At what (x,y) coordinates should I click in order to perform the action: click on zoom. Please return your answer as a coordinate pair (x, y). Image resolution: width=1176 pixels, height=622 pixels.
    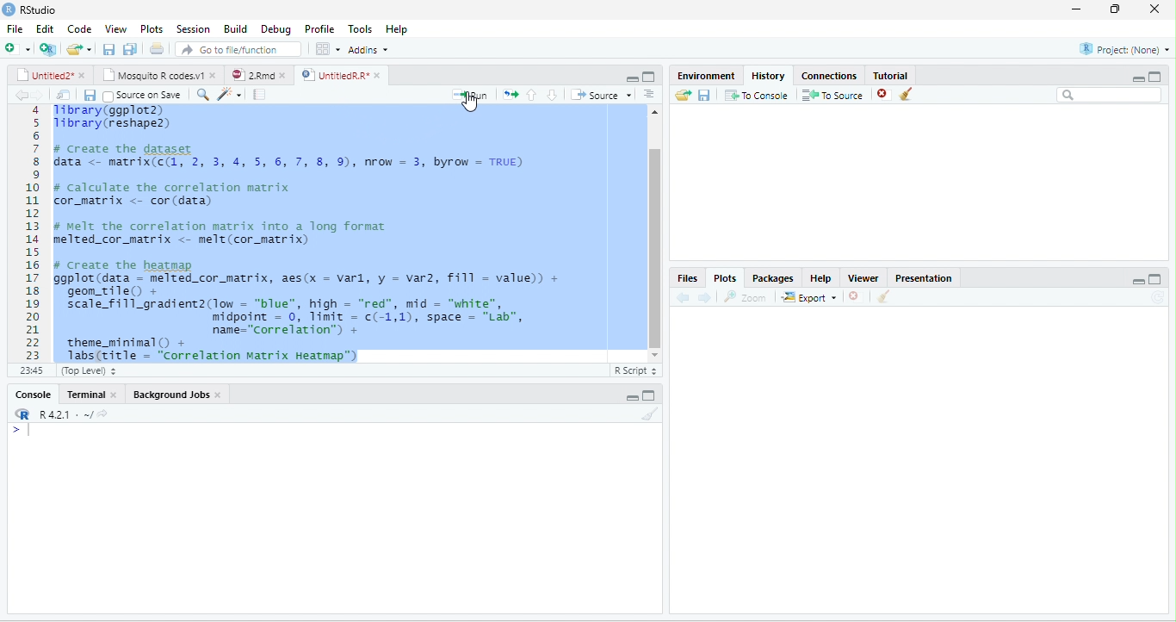
    Looking at the image, I should click on (748, 297).